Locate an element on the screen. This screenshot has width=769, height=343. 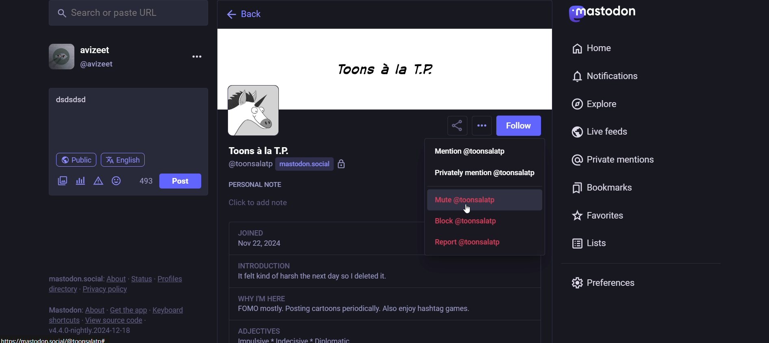
profile picture is located at coordinates (252, 111).